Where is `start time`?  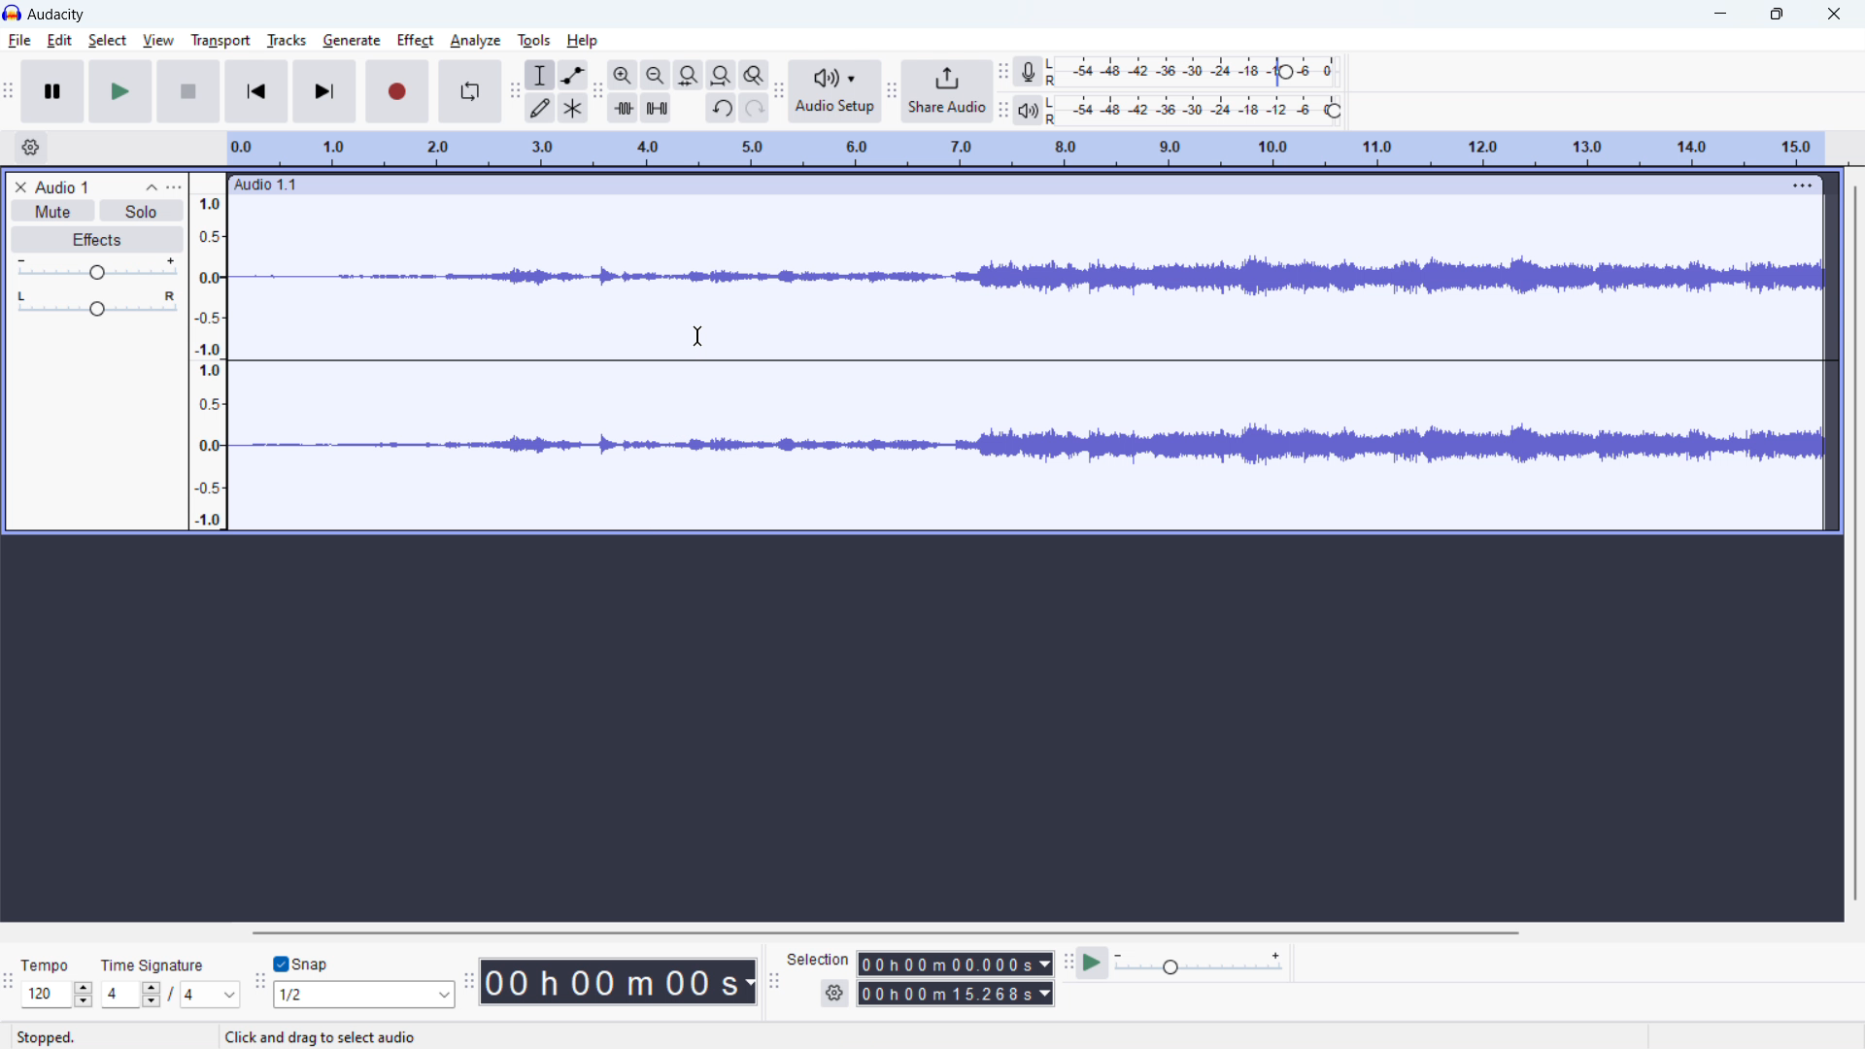
start time is located at coordinates (956, 964).